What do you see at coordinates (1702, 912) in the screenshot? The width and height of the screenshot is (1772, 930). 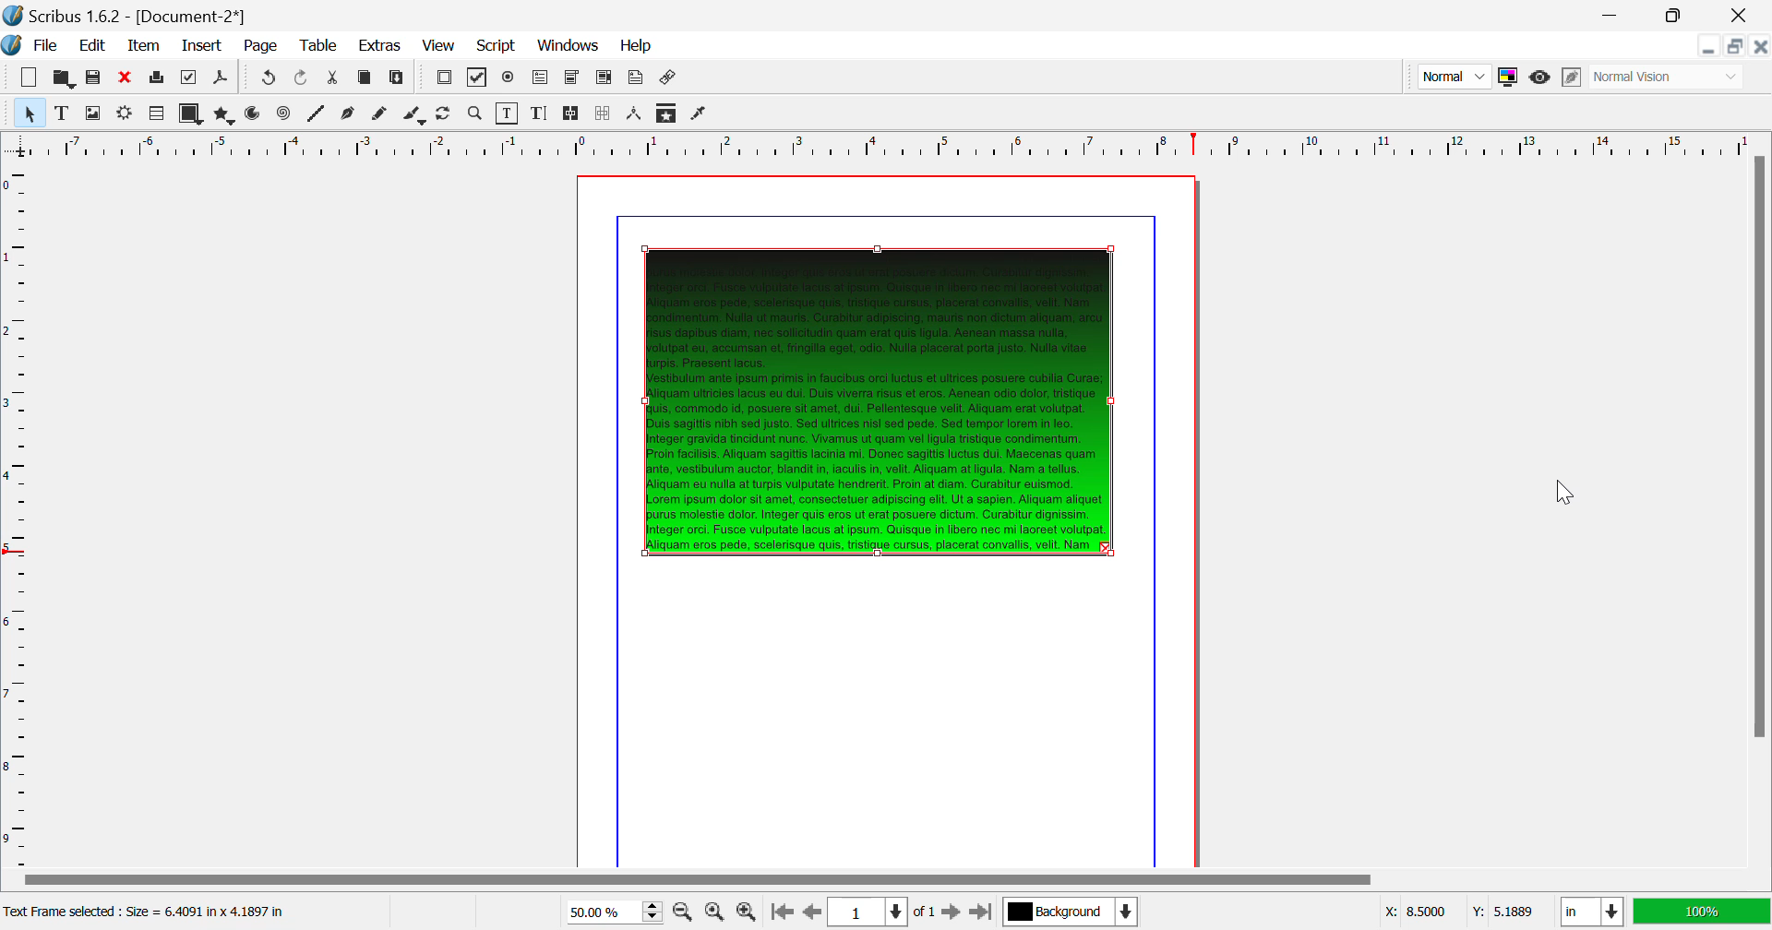 I see `Display Appearance` at bounding box center [1702, 912].